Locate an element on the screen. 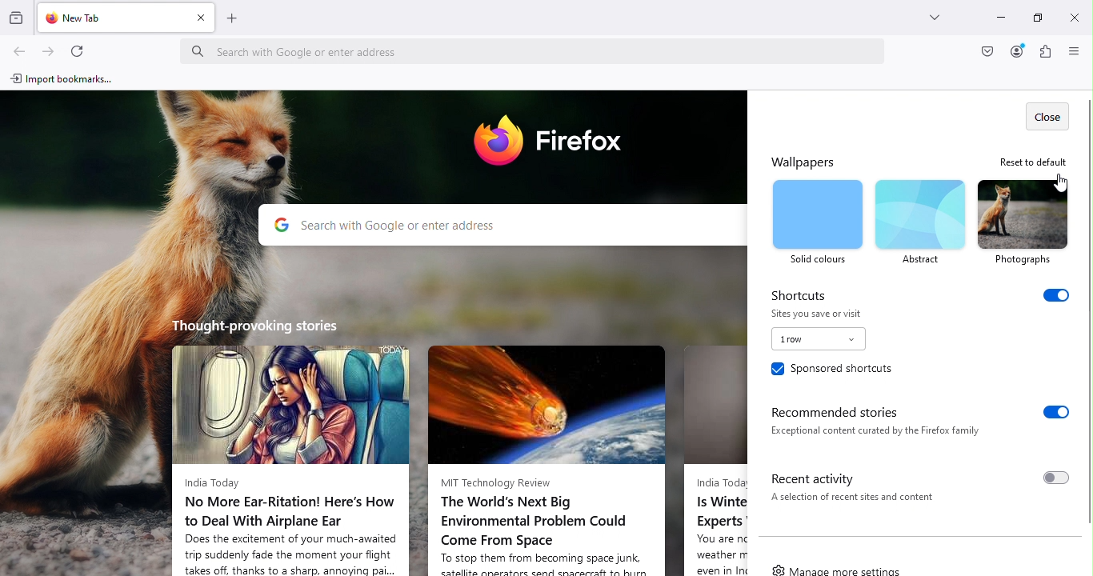  Resent activity is located at coordinates (915, 485).